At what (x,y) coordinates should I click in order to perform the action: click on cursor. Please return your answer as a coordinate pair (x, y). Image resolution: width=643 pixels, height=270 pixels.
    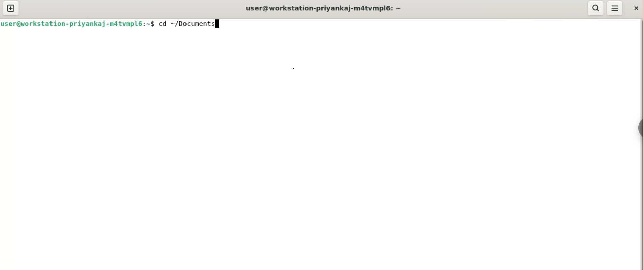
    Looking at the image, I should click on (219, 25).